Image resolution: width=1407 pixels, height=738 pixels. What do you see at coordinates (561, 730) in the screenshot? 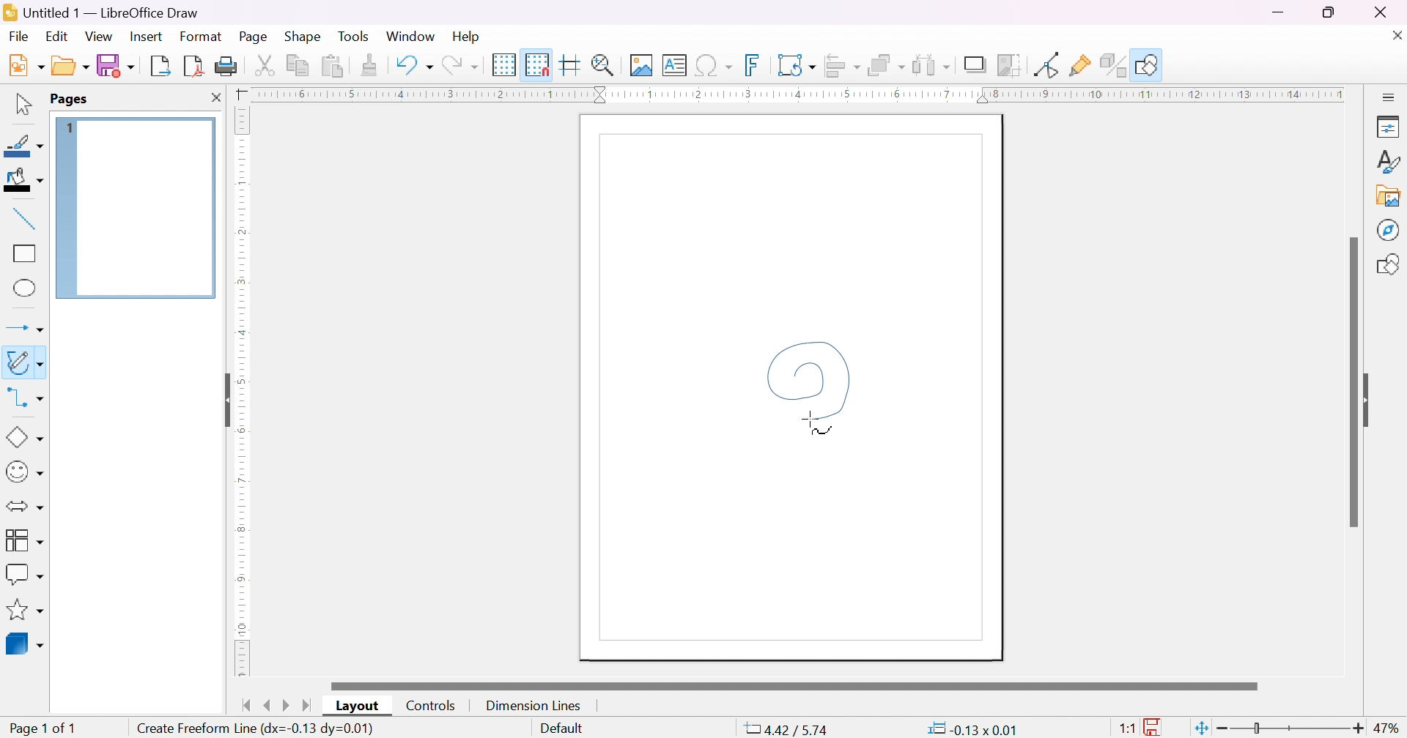
I see `slide master name. Right-click for list or click for dialog.` at bounding box center [561, 730].